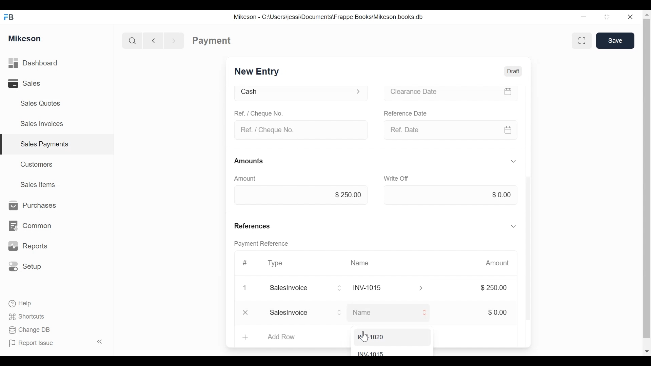  Describe the element at coordinates (394, 288) in the screenshot. I see `INY1015` at that location.